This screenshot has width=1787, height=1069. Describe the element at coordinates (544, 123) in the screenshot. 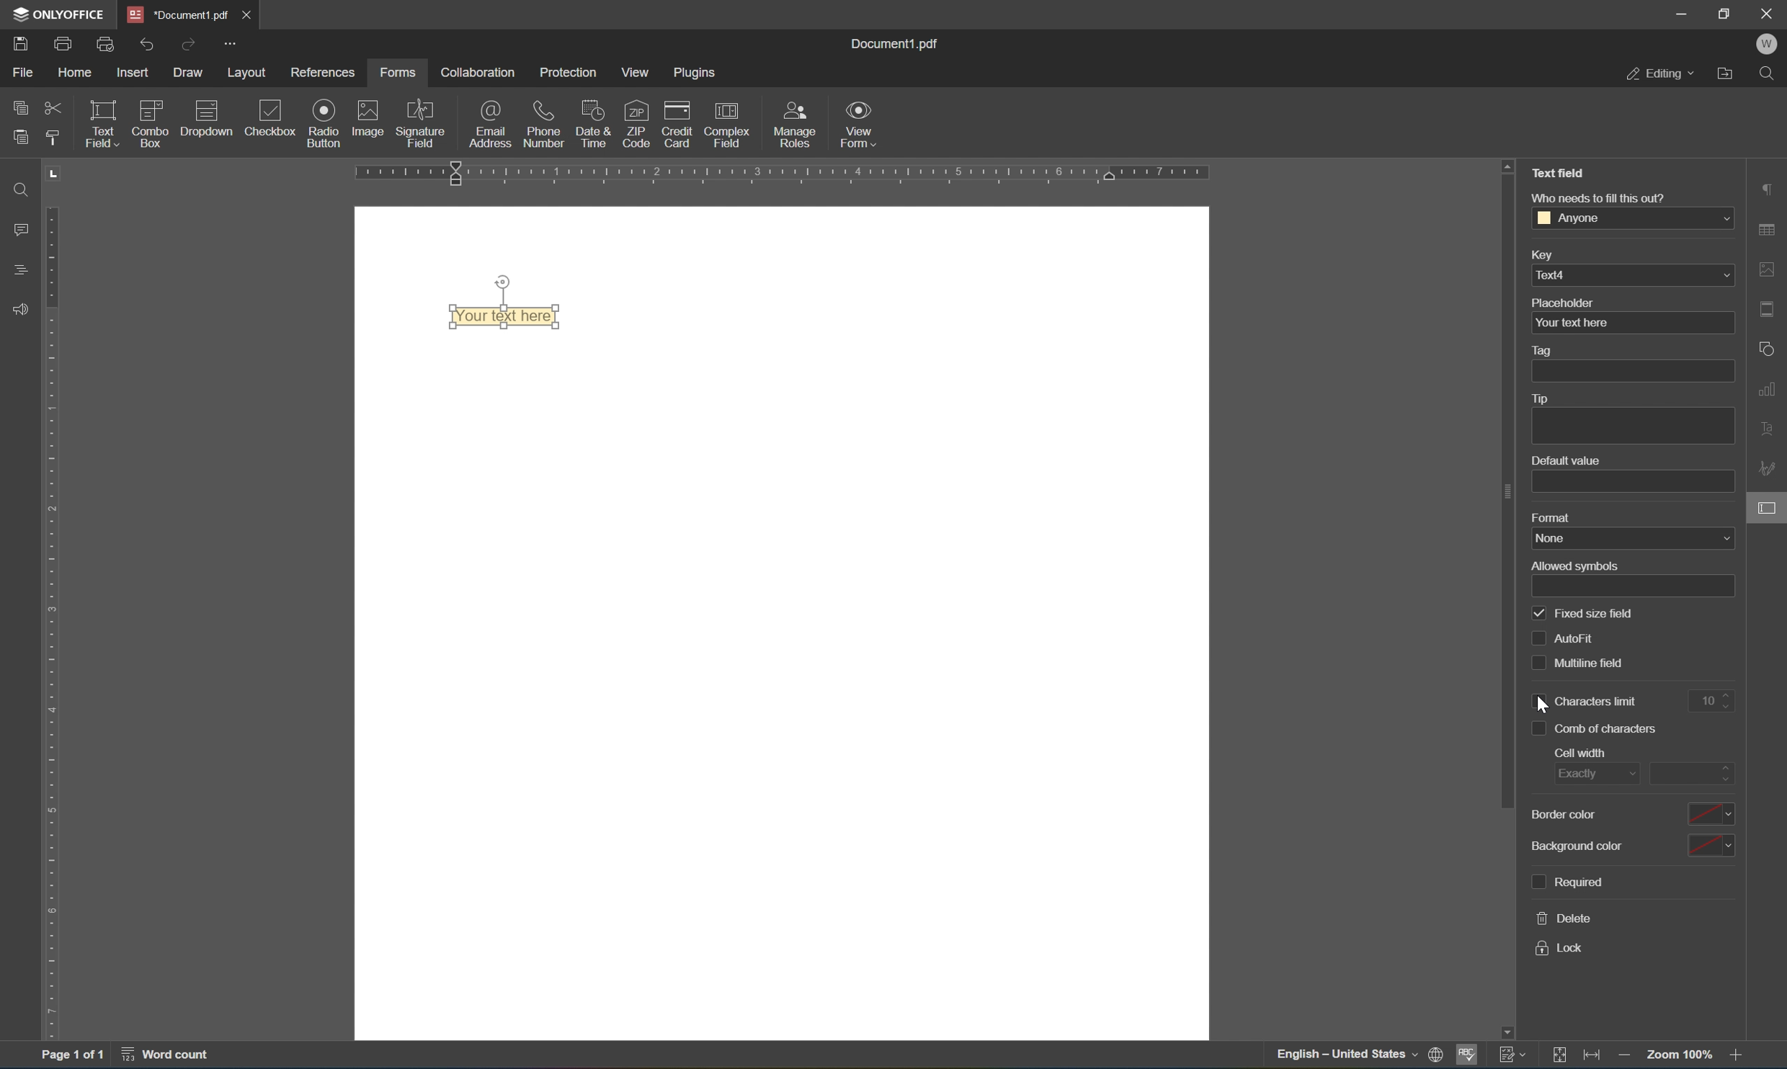

I see `phone number` at that location.